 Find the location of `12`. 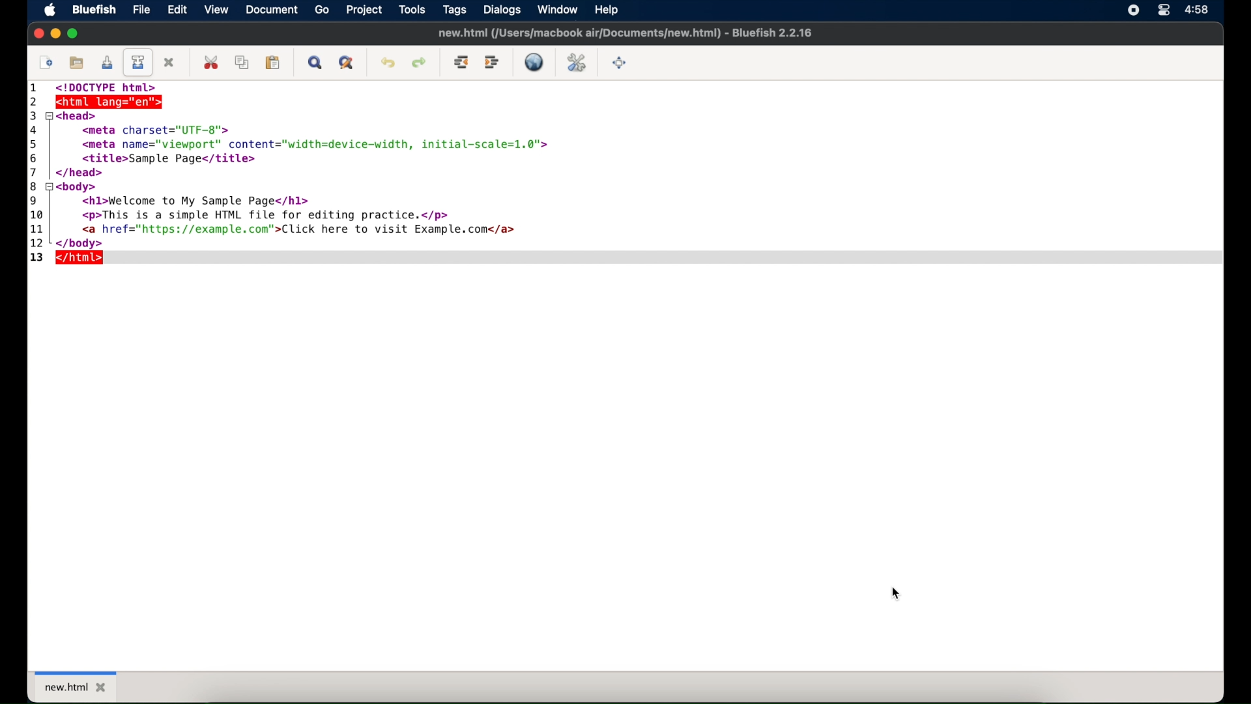

12 is located at coordinates (38, 243).